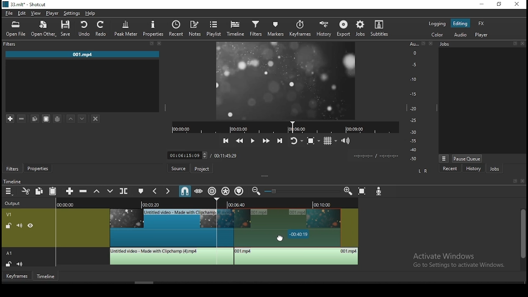 The image size is (528, 297). Describe the element at coordinates (21, 264) in the screenshot. I see `(un)mute` at that location.